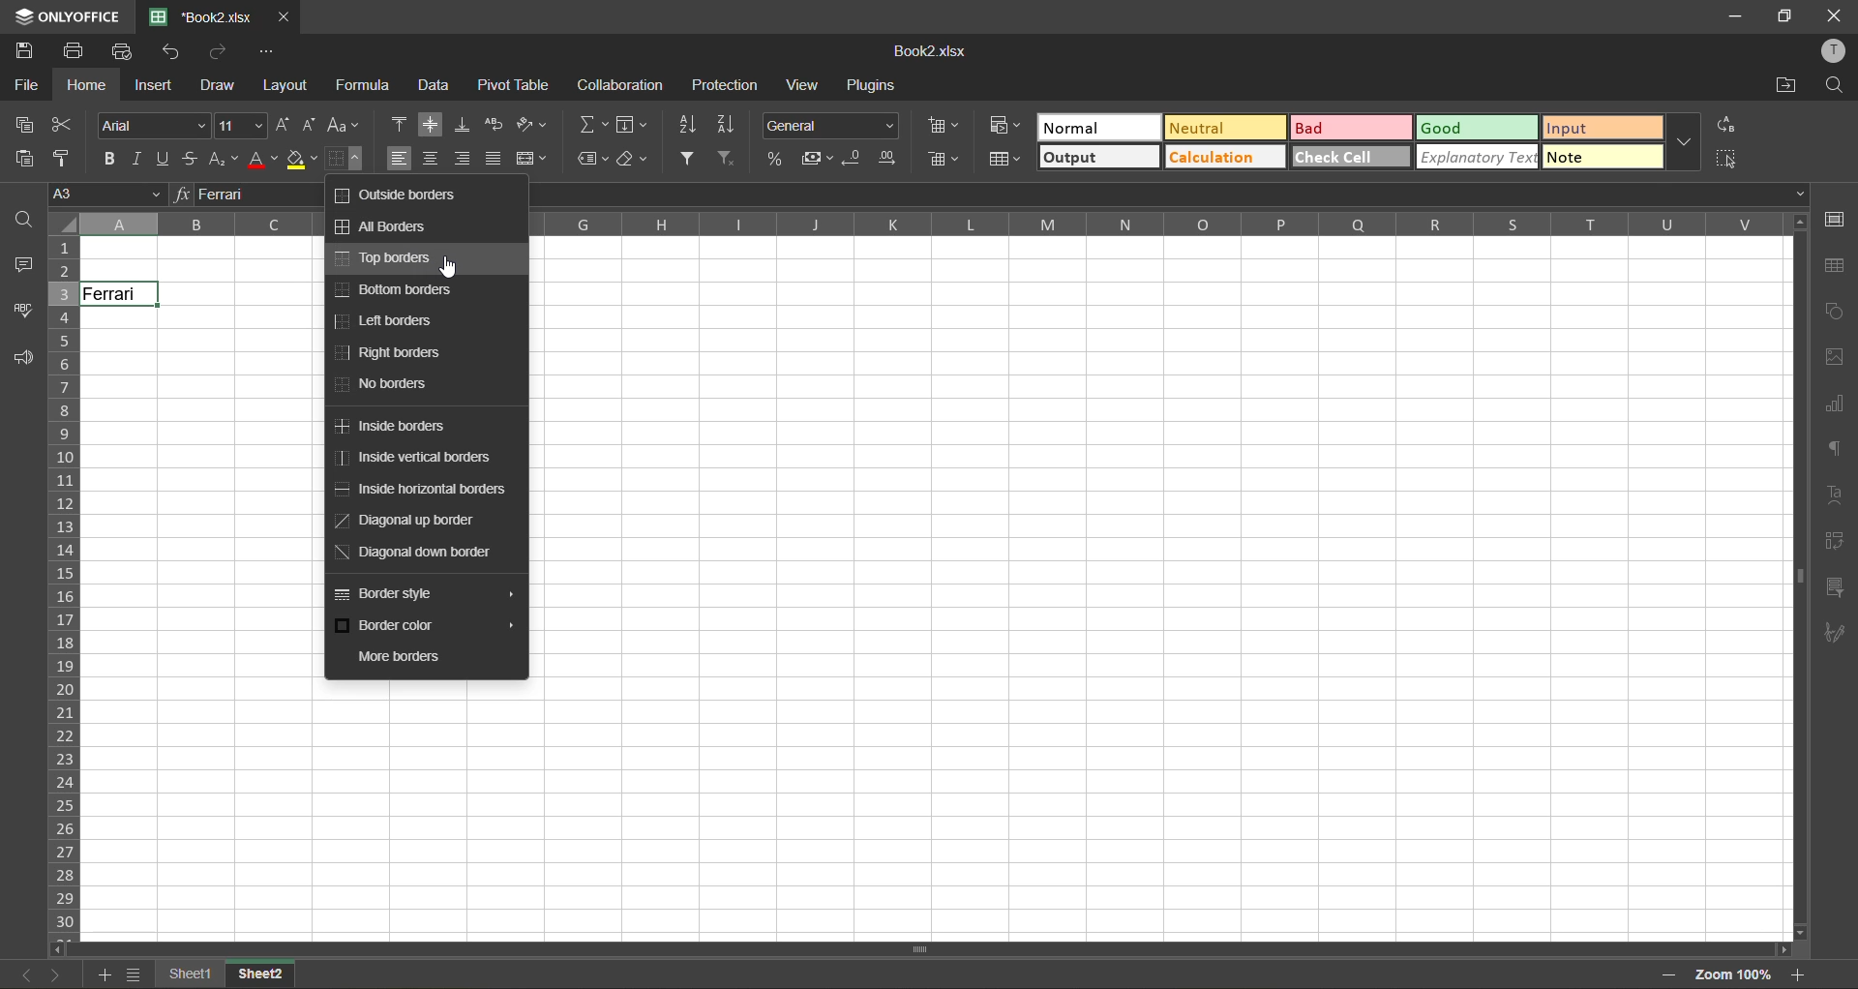 The image size is (1858, 989). Describe the element at coordinates (107, 160) in the screenshot. I see `bold` at that location.